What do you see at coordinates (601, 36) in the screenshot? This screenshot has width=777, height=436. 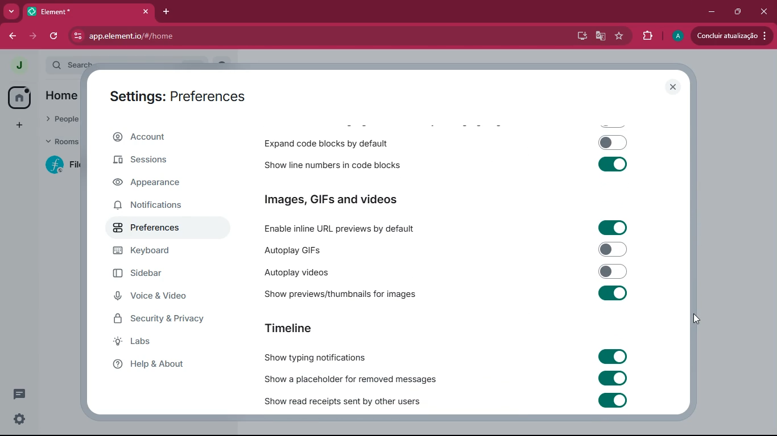 I see `google translate` at bounding box center [601, 36].